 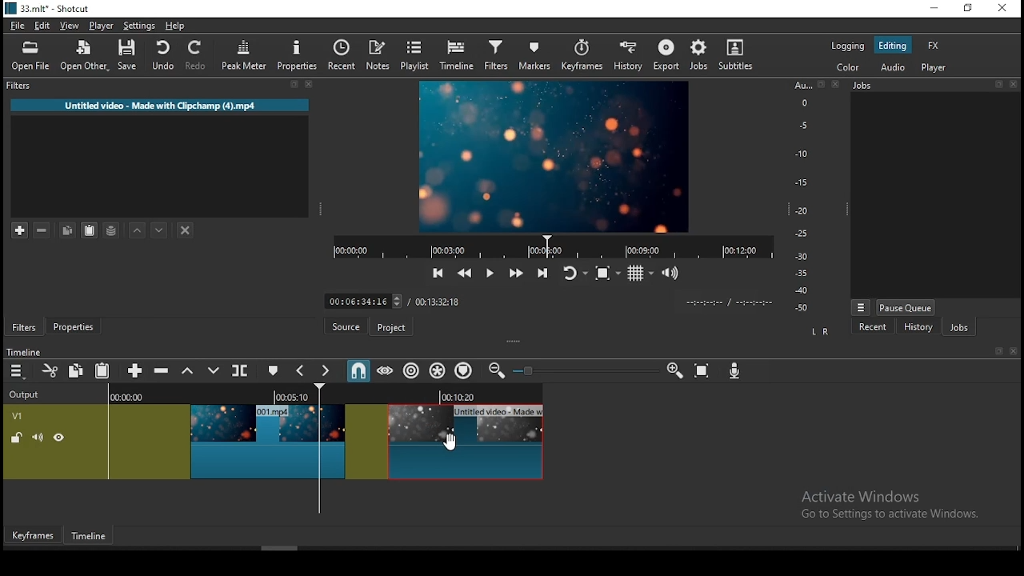 What do you see at coordinates (514, 274) in the screenshot?
I see `play quickly forward` at bounding box center [514, 274].